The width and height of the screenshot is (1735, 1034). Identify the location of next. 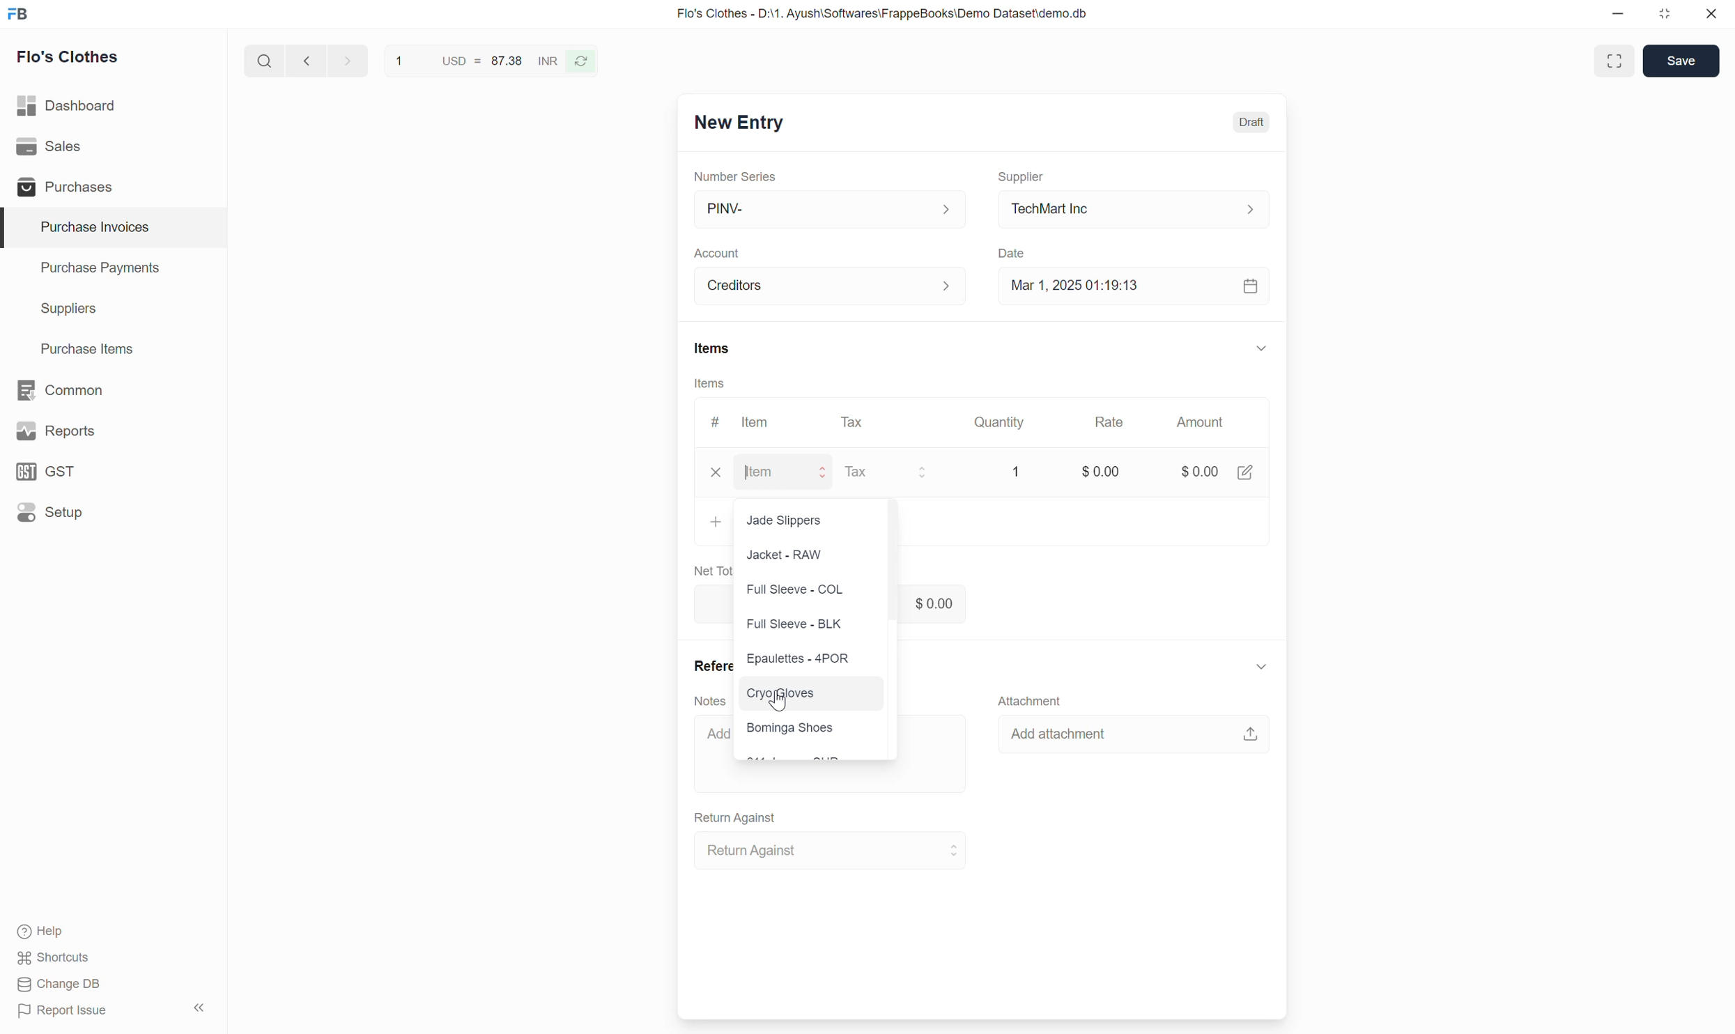
(304, 61).